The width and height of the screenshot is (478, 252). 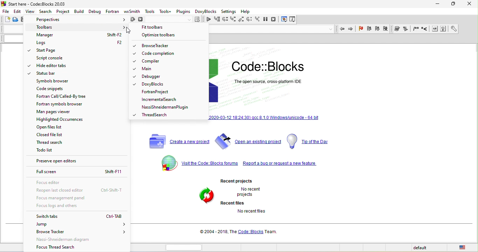 What do you see at coordinates (165, 11) in the screenshot?
I see `tools+` at bounding box center [165, 11].